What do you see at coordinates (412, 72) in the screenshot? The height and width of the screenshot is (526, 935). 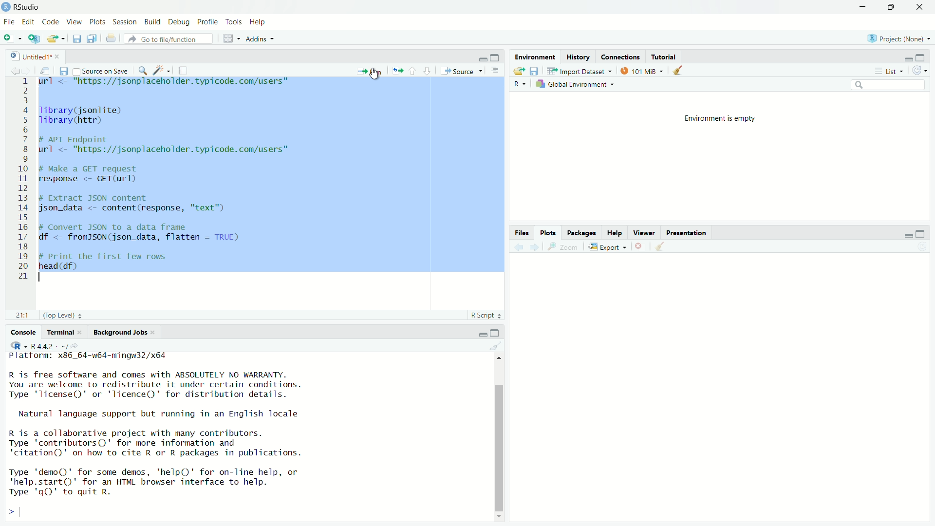 I see `Go to previous section` at bounding box center [412, 72].